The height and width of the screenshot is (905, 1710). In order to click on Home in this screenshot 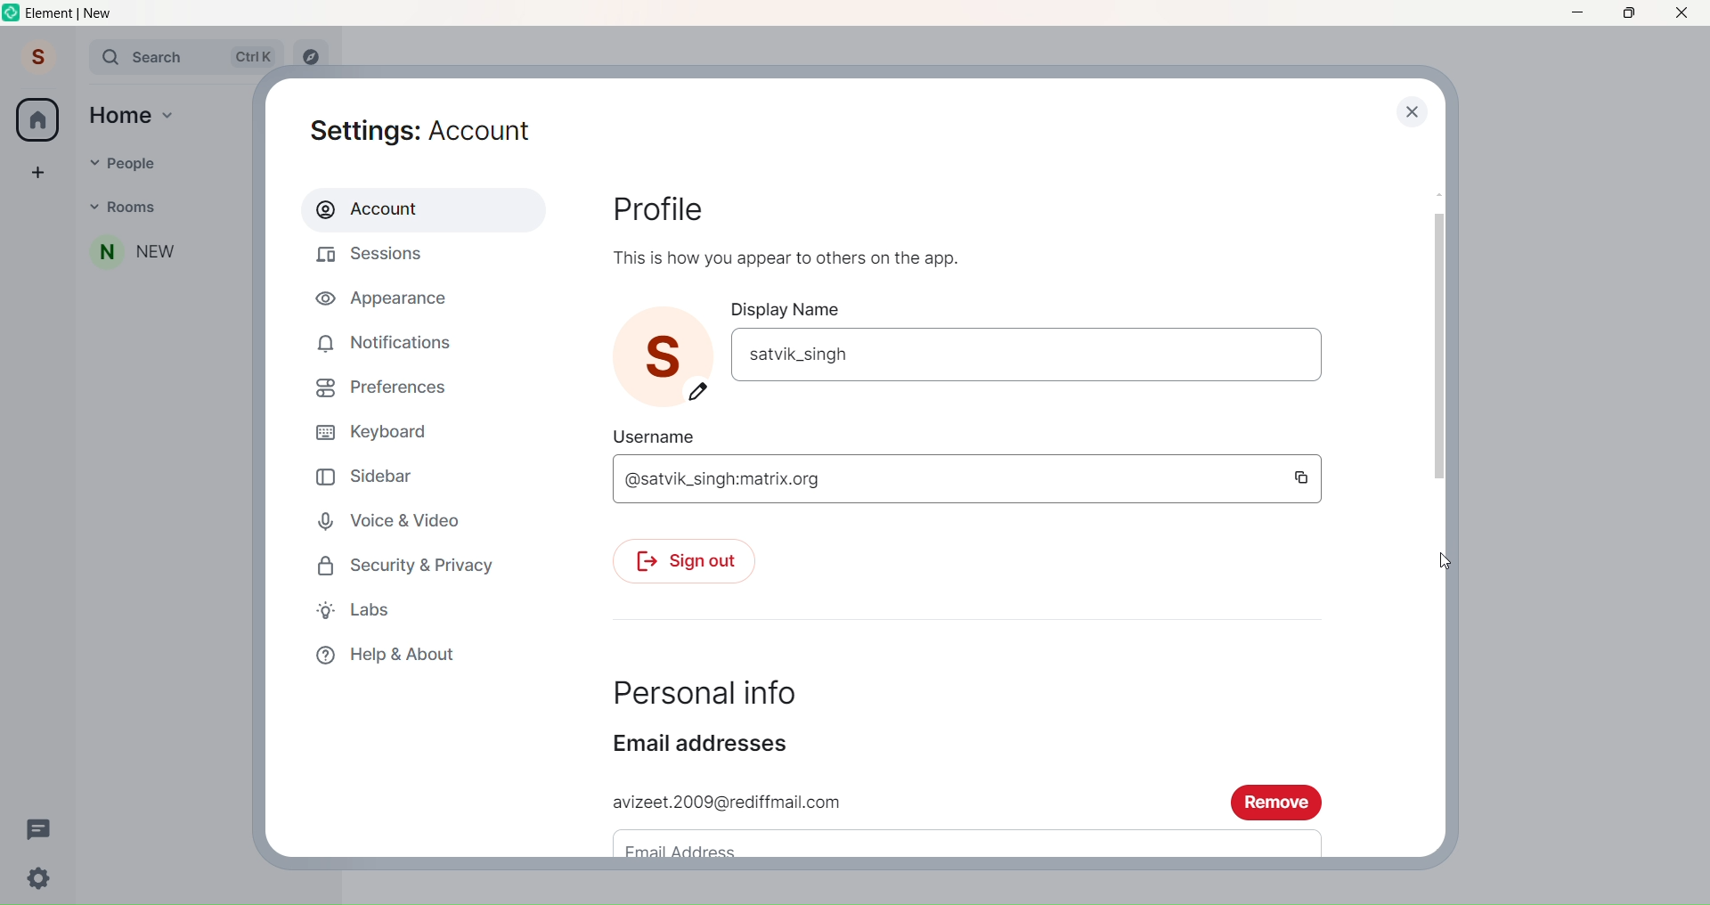, I will do `click(37, 120)`.